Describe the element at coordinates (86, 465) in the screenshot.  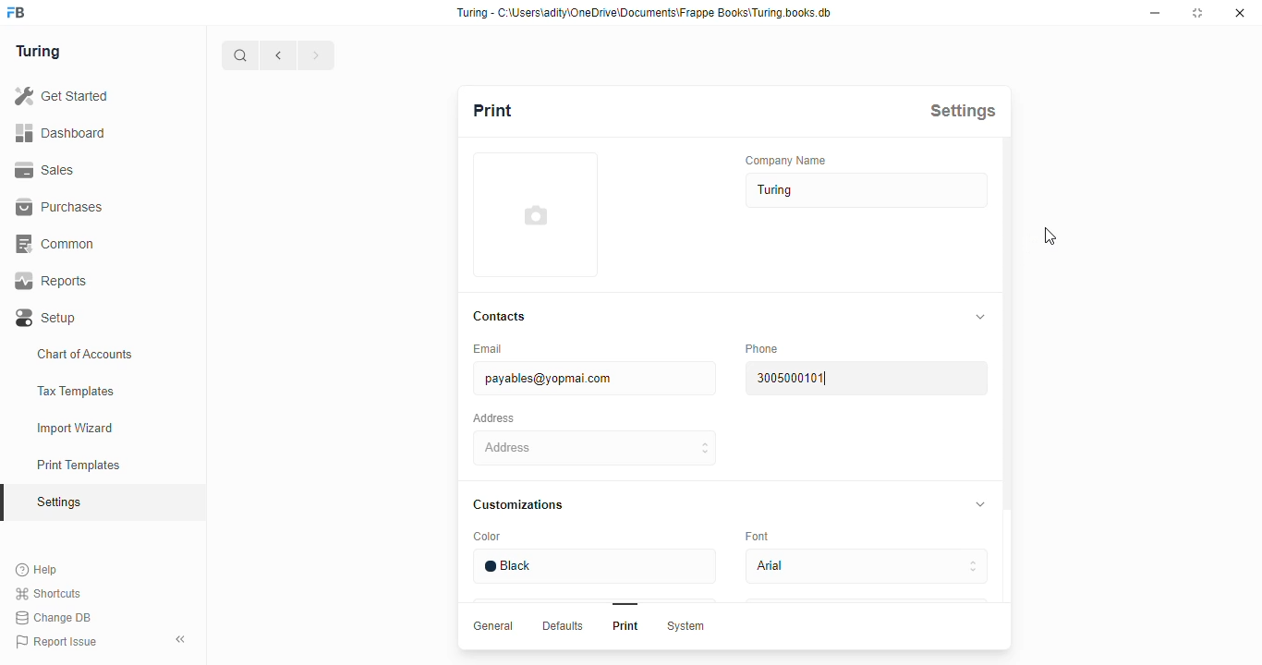
I see `Print Templates` at that location.